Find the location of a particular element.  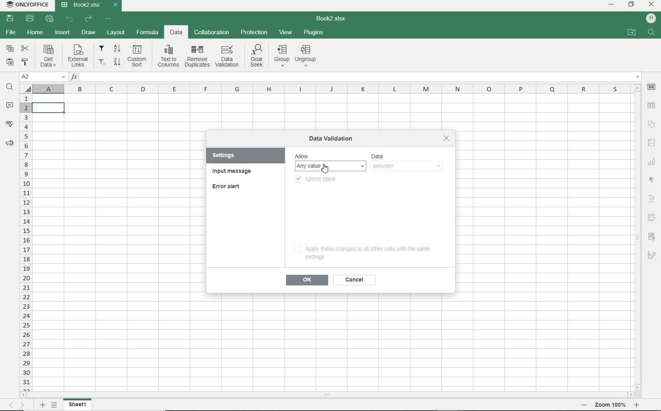

sort ascending is located at coordinates (118, 49).